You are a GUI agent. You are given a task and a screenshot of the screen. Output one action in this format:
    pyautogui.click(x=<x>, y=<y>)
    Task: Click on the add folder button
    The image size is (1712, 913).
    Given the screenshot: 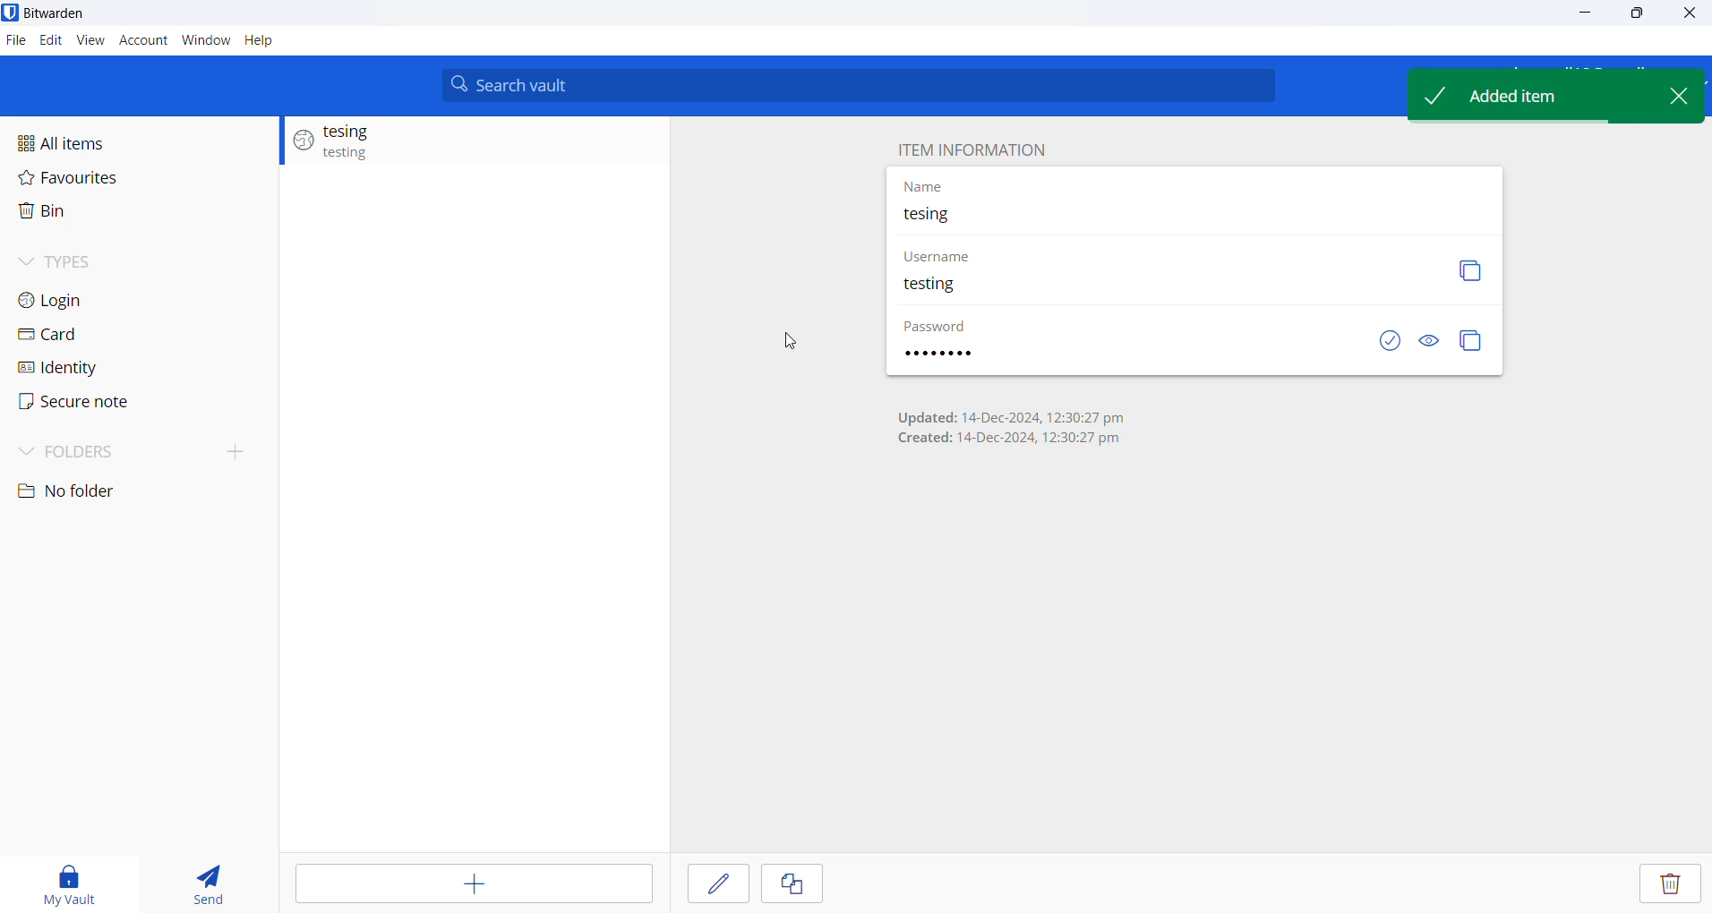 What is the action you would take?
    pyautogui.click(x=237, y=450)
    